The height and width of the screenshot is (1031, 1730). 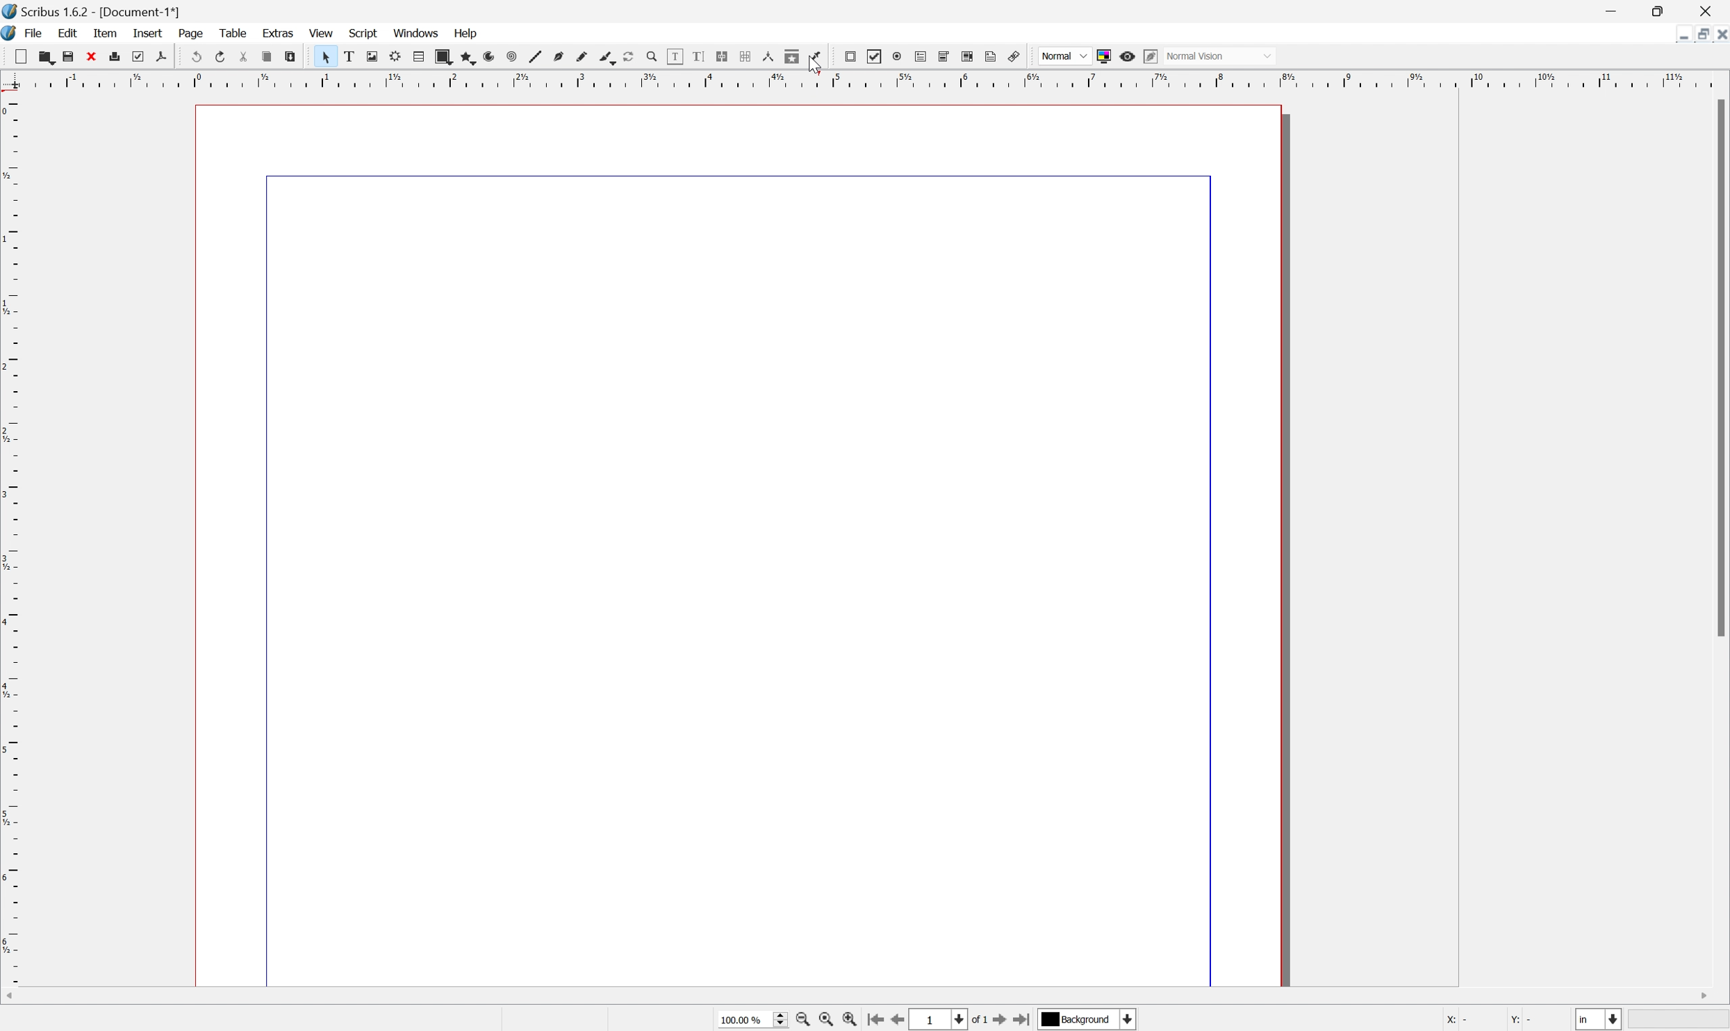 I want to click on Edit in preview mode, so click(x=1151, y=56).